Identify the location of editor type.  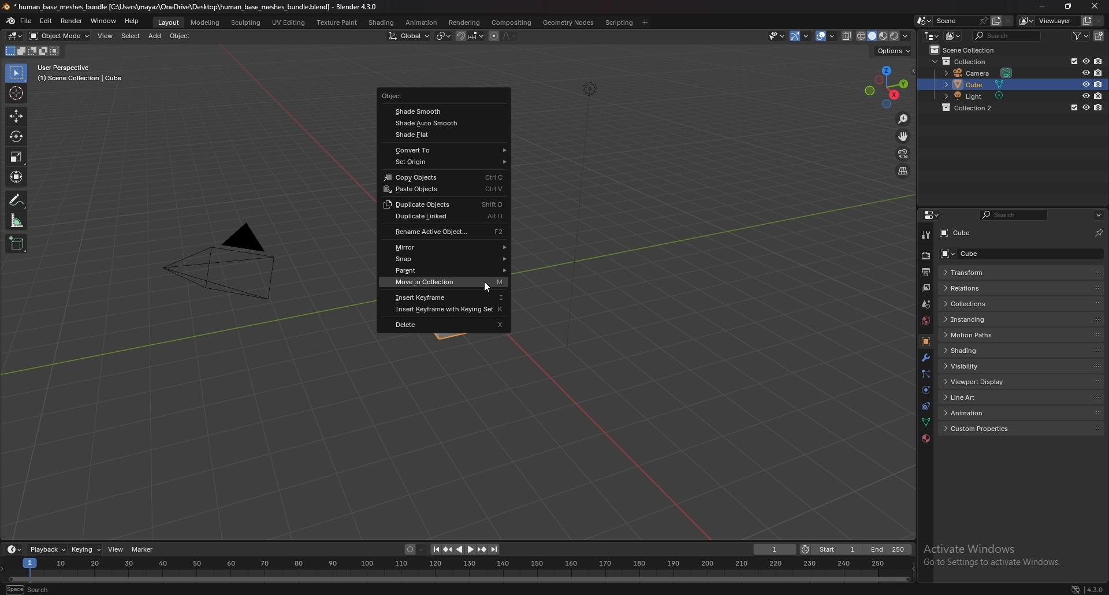
(16, 35).